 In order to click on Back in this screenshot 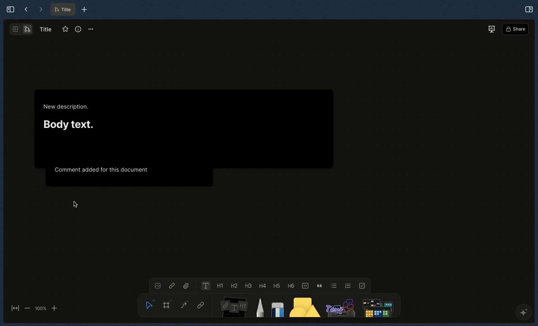, I will do `click(26, 10)`.